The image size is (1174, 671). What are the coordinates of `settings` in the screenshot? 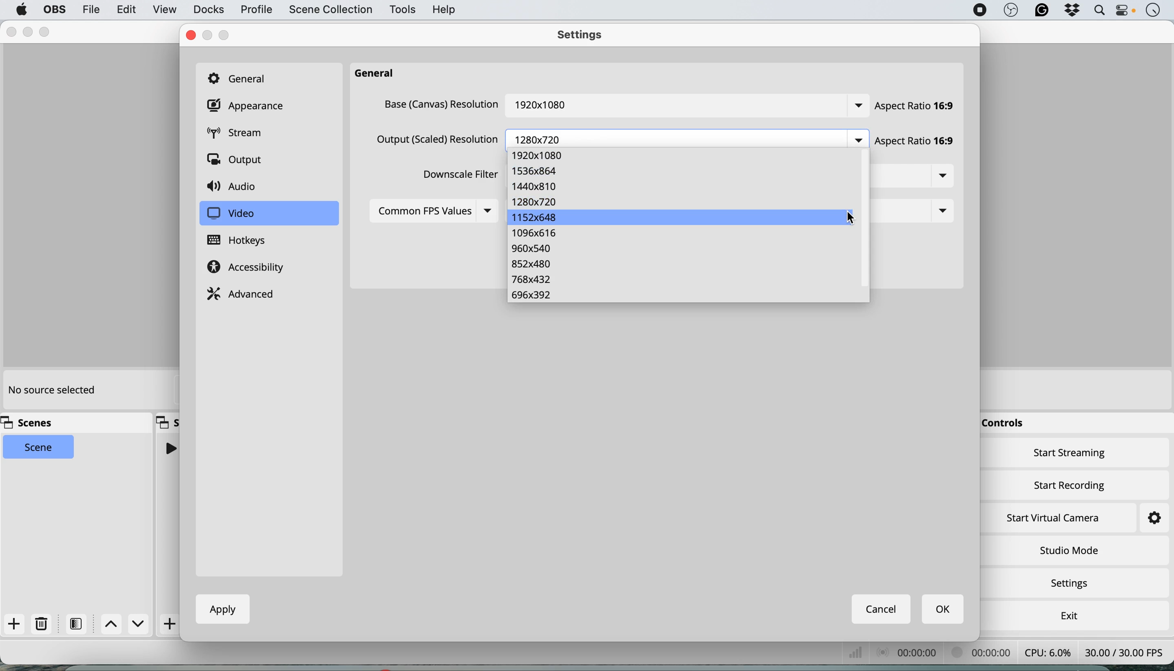 It's located at (1145, 518).